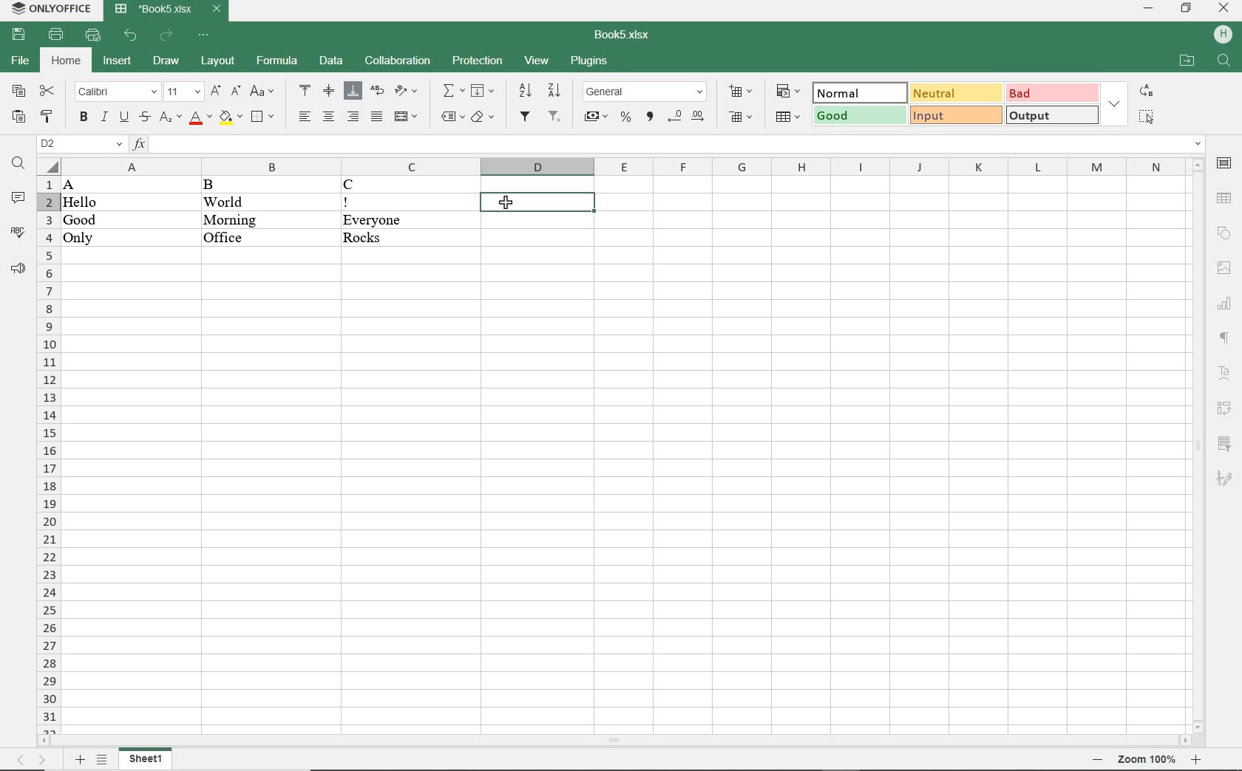  Describe the element at coordinates (231, 117) in the screenshot. I see `FILL COLOR` at that location.